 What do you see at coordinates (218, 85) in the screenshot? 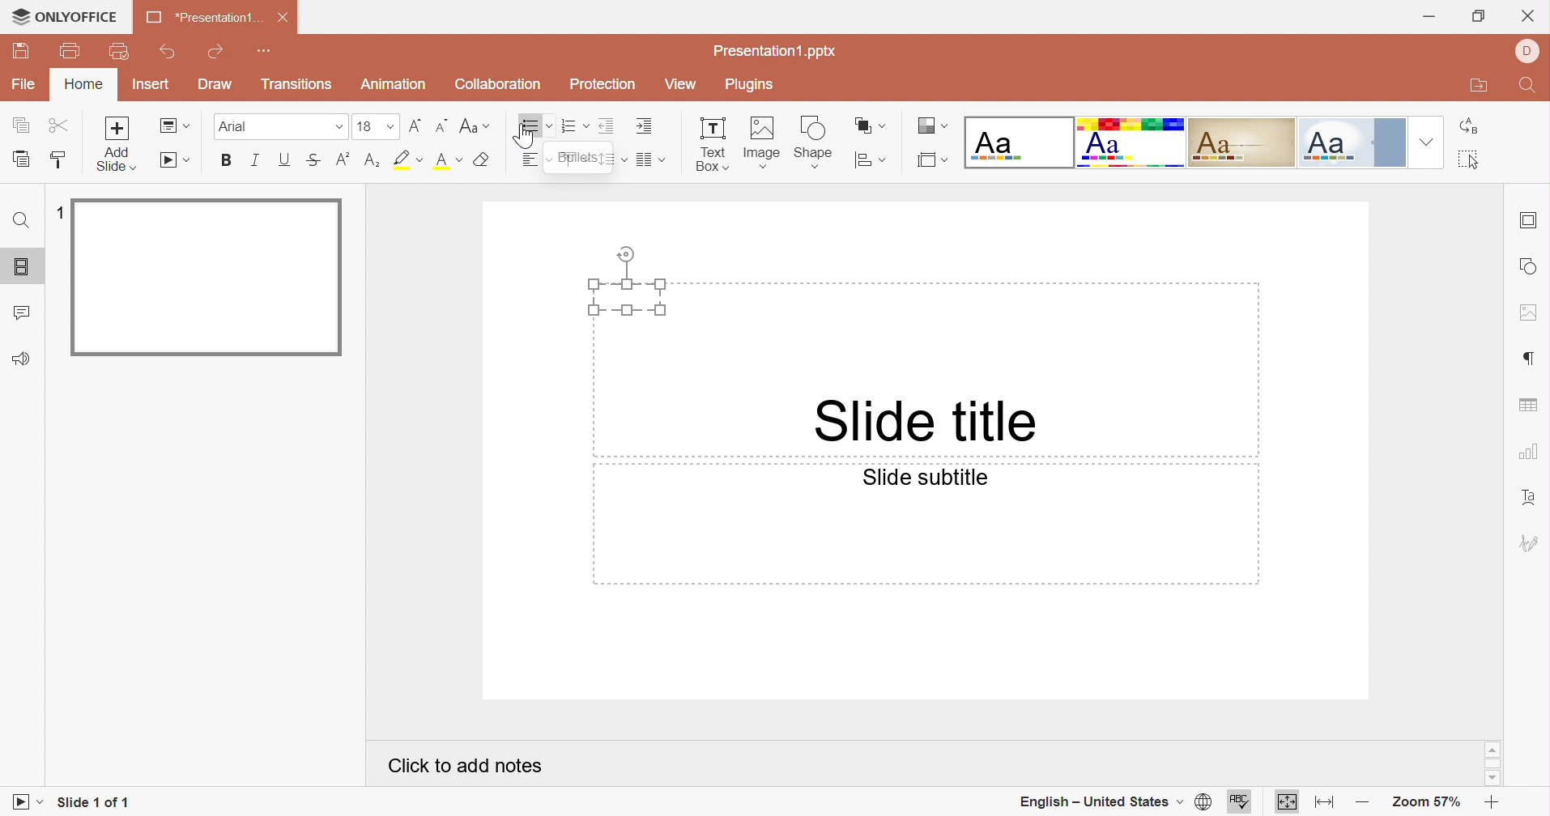
I see `Draw` at bounding box center [218, 85].